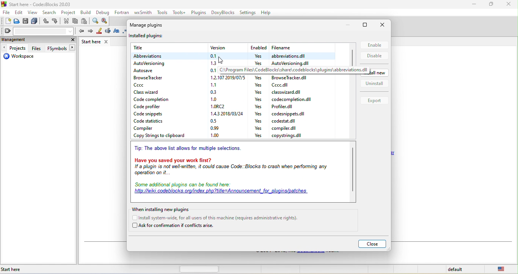 The width and height of the screenshot is (518, 274). I want to click on enable, so click(375, 45).